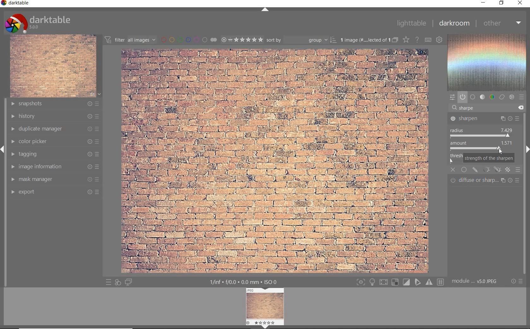 This screenshot has height=329, width=530. Describe the element at coordinates (484, 119) in the screenshot. I see `SHARPEN` at that location.